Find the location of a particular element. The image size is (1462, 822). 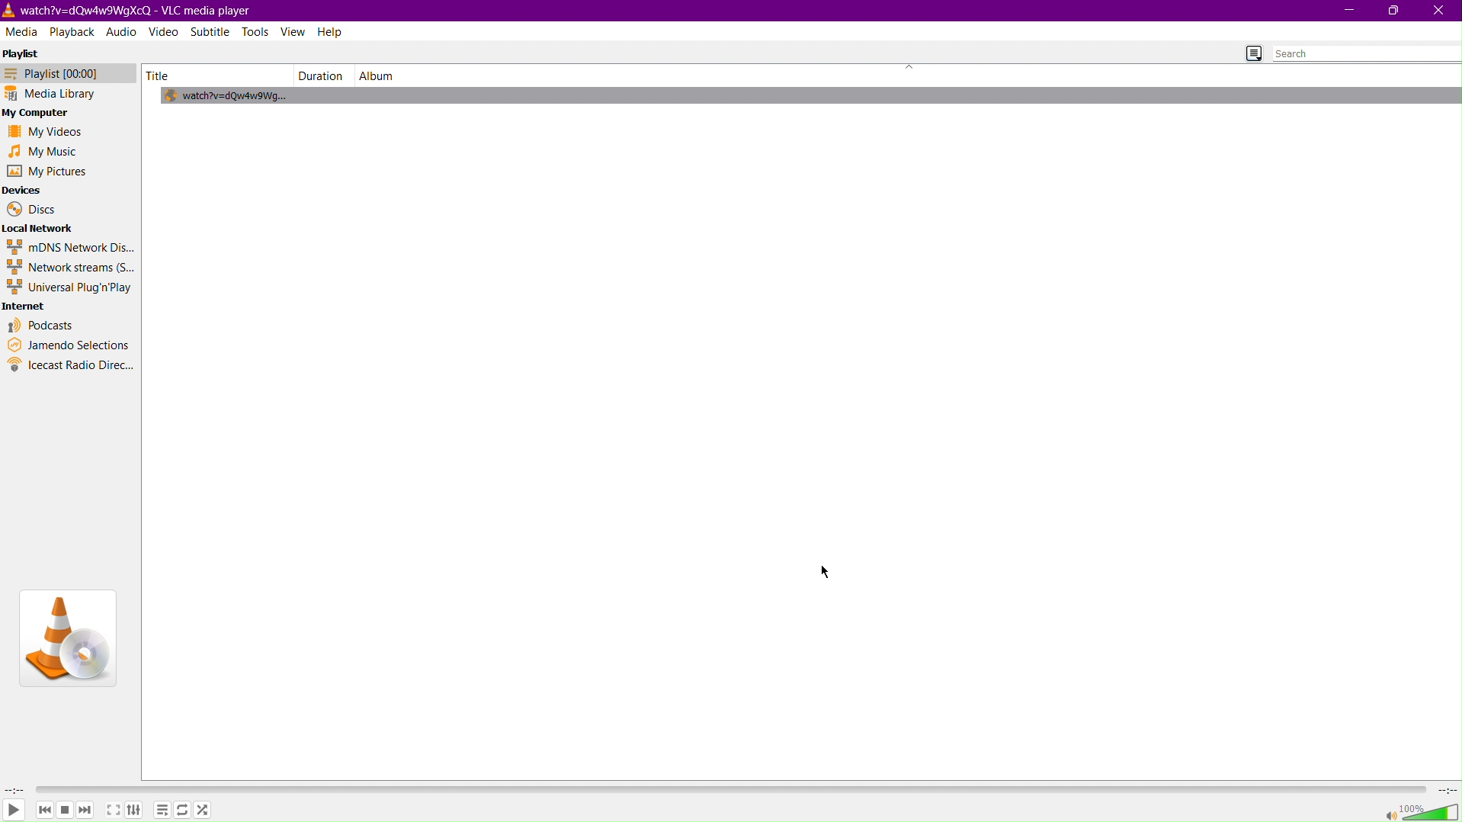

Media Library is located at coordinates (69, 95).